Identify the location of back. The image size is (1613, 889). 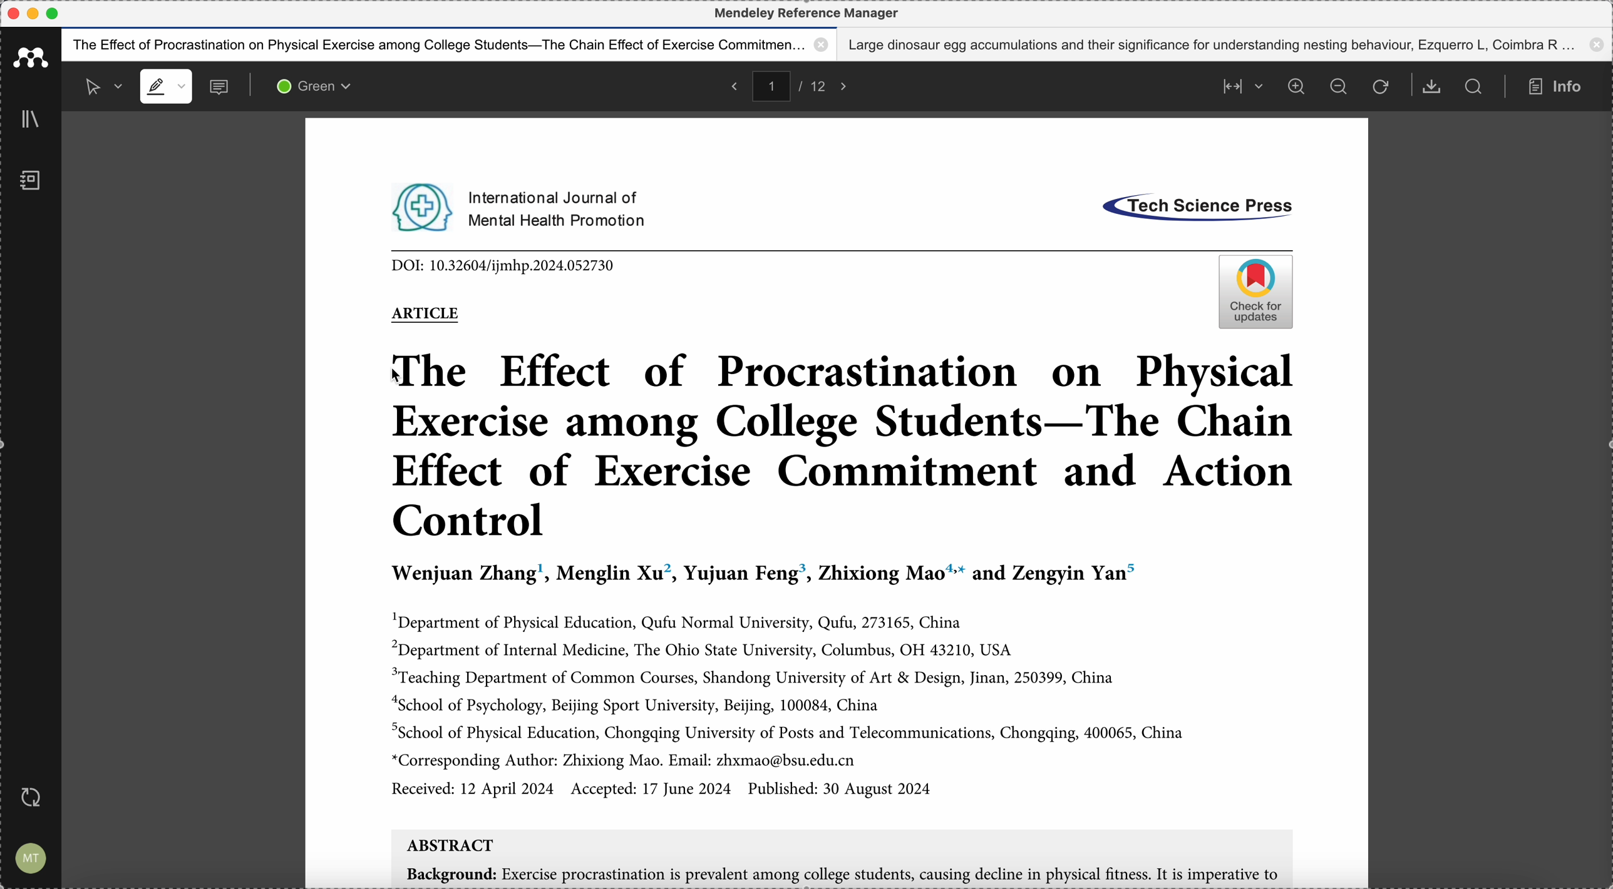
(732, 85).